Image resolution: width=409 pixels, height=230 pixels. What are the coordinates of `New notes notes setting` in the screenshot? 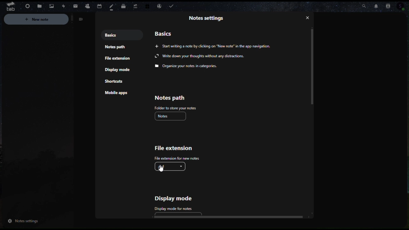 It's located at (46, 20).